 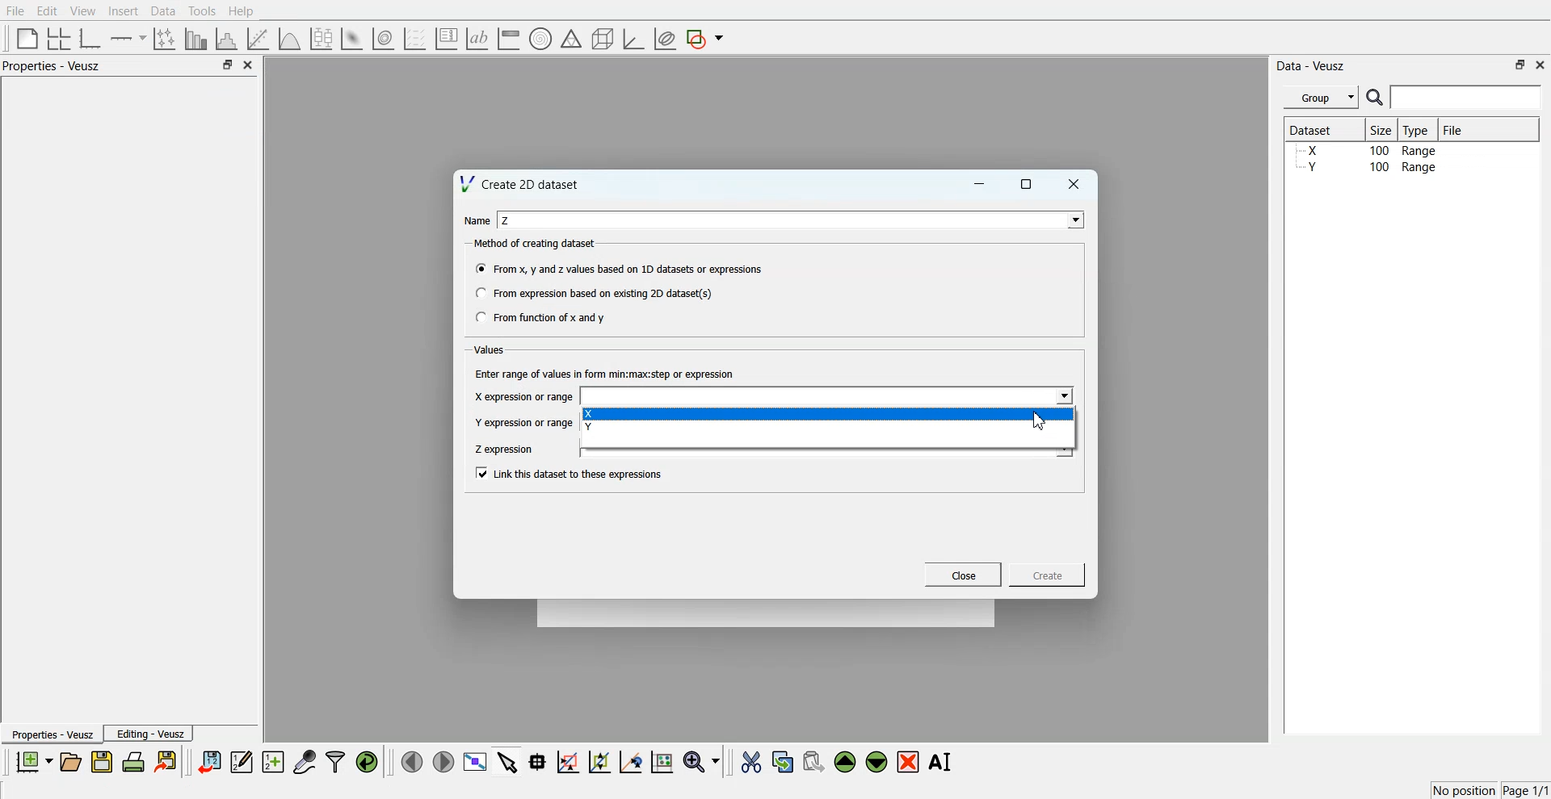 What do you see at coordinates (538, 761) in the screenshot?
I see `Read data points from graph` at bounding box center [538, 761].